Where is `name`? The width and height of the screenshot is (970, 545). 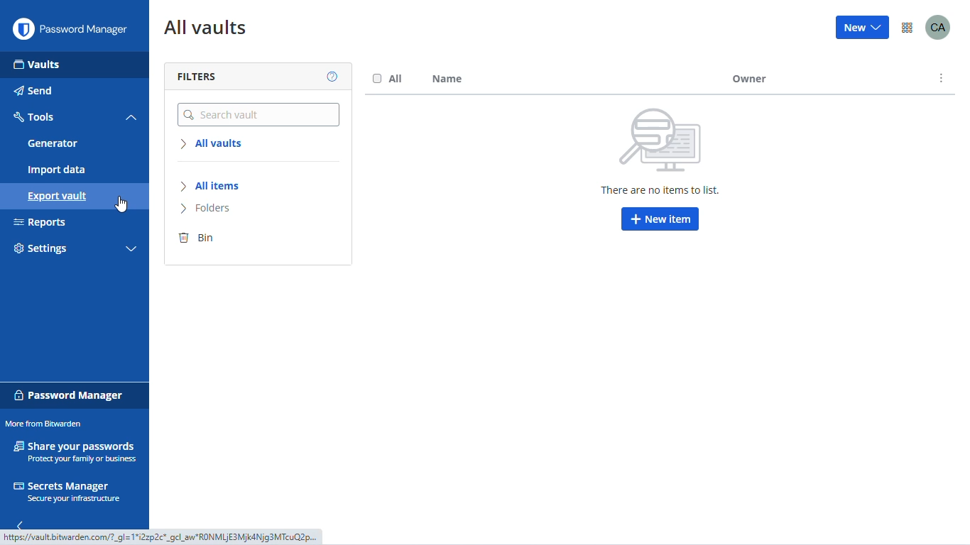
name is located at coordinates (447, 79).